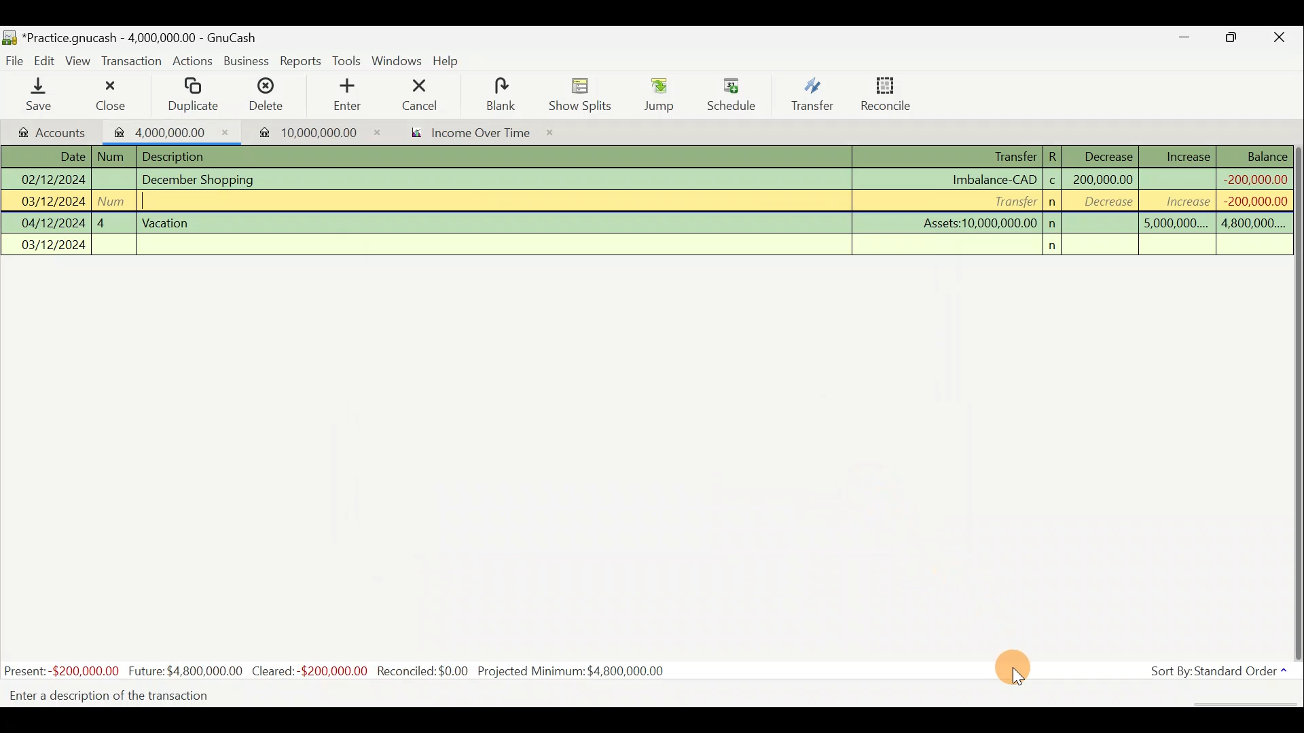 This screenshot has width=1304, height=733. Describe the element at coordinates (810, 96) in the screenshot. I see `Transfer` at that location.